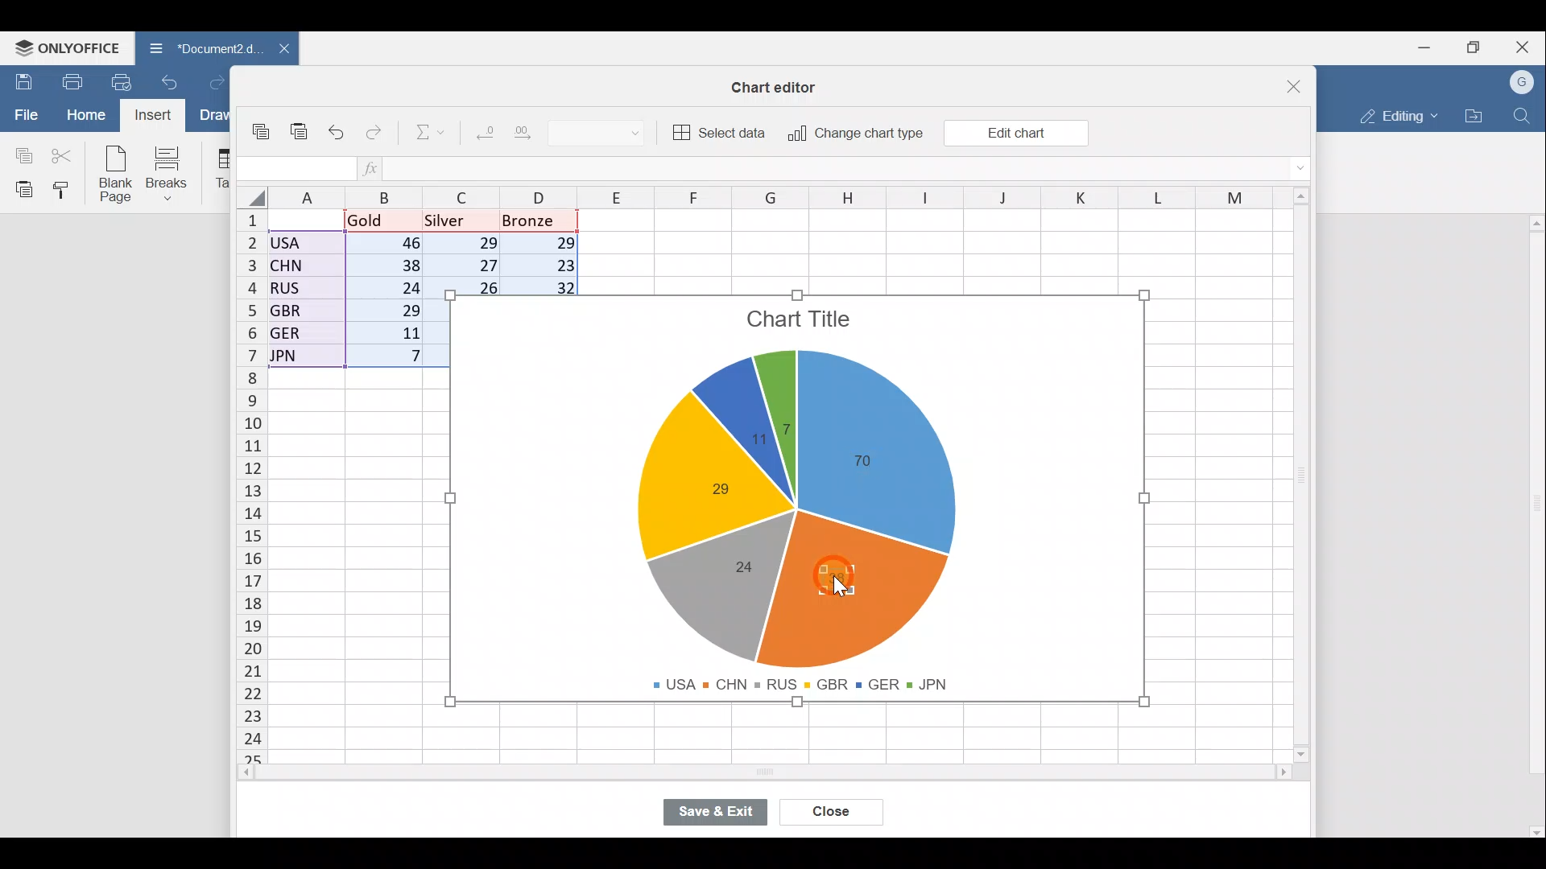 The image size is (1546, 869). Describe the element at coordinates (834, 813) in the screenshot. I see `Close` at that location.